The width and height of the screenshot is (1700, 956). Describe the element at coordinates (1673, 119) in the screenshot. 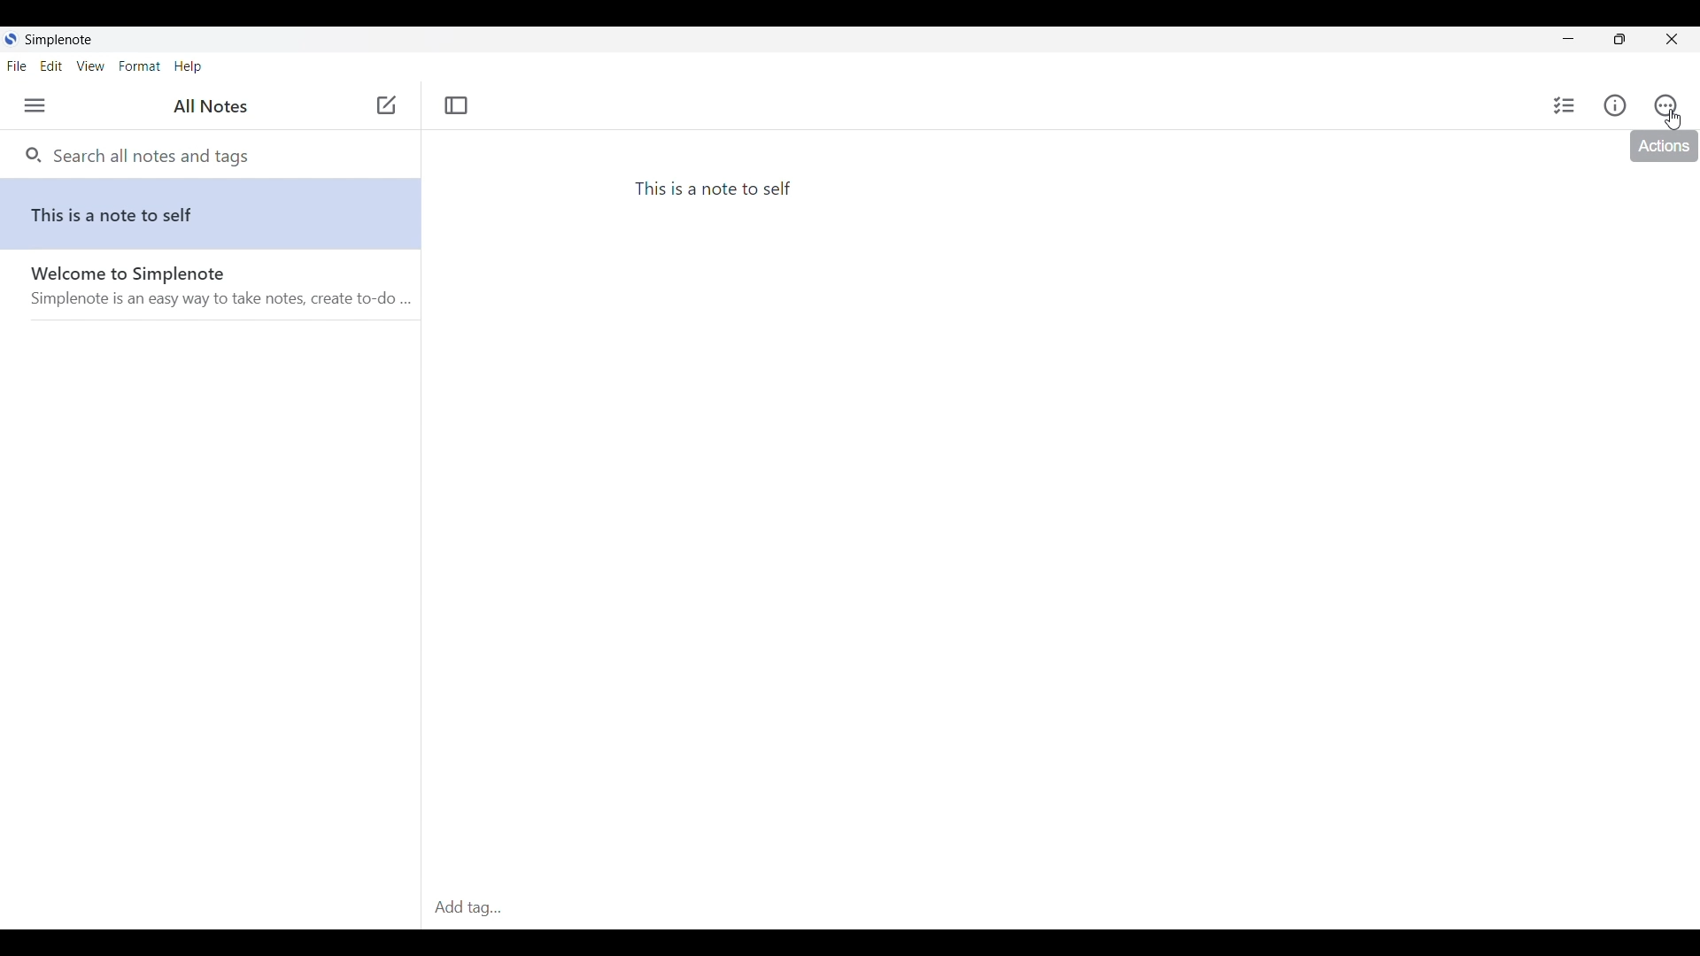

I see `Cursor clicking on Actions` at that location.